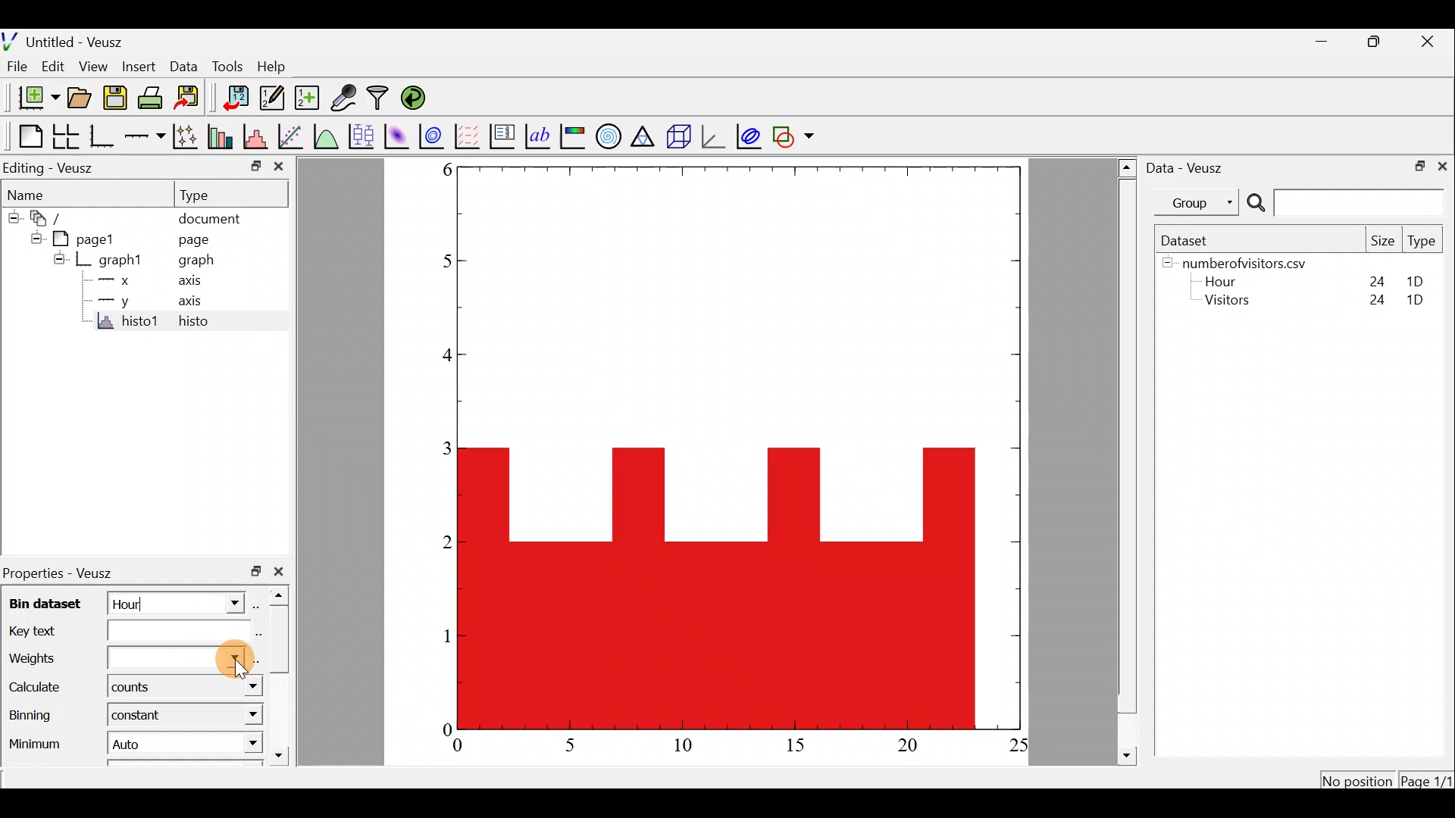 The height and width of the screenshot is (818, 1455). Describe the element at coordinates (279, 574) in the screenshot. I see `close` at that location.